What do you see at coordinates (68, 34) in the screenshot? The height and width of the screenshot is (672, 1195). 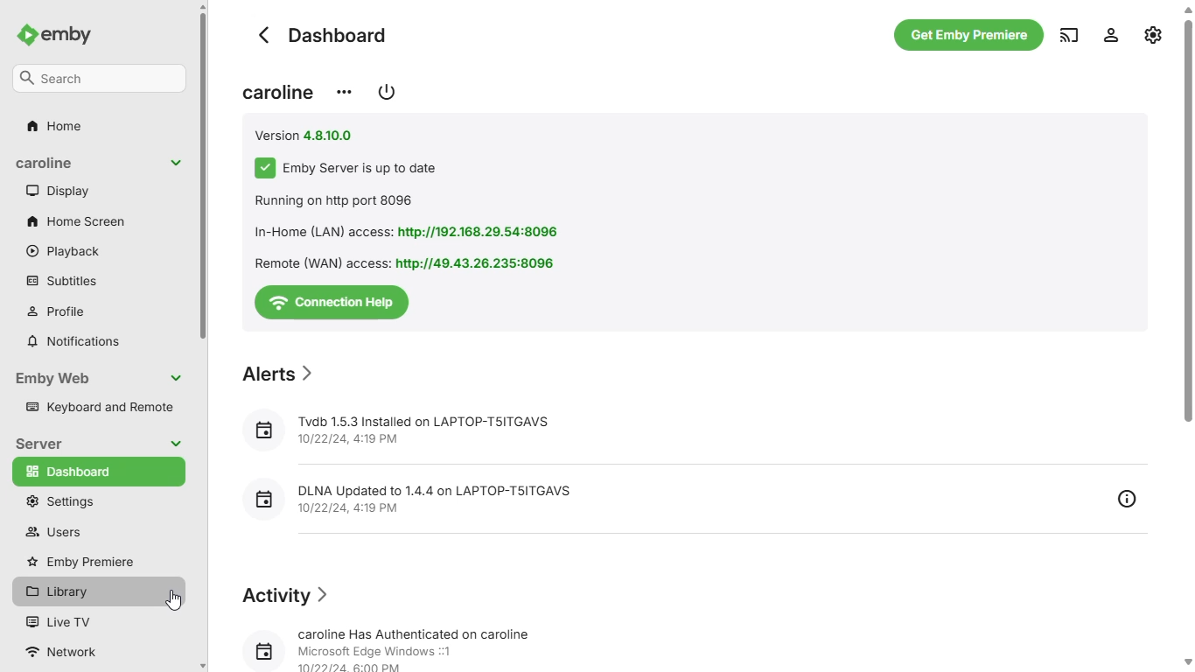 I see `emby` at bounding box center [68, 34].